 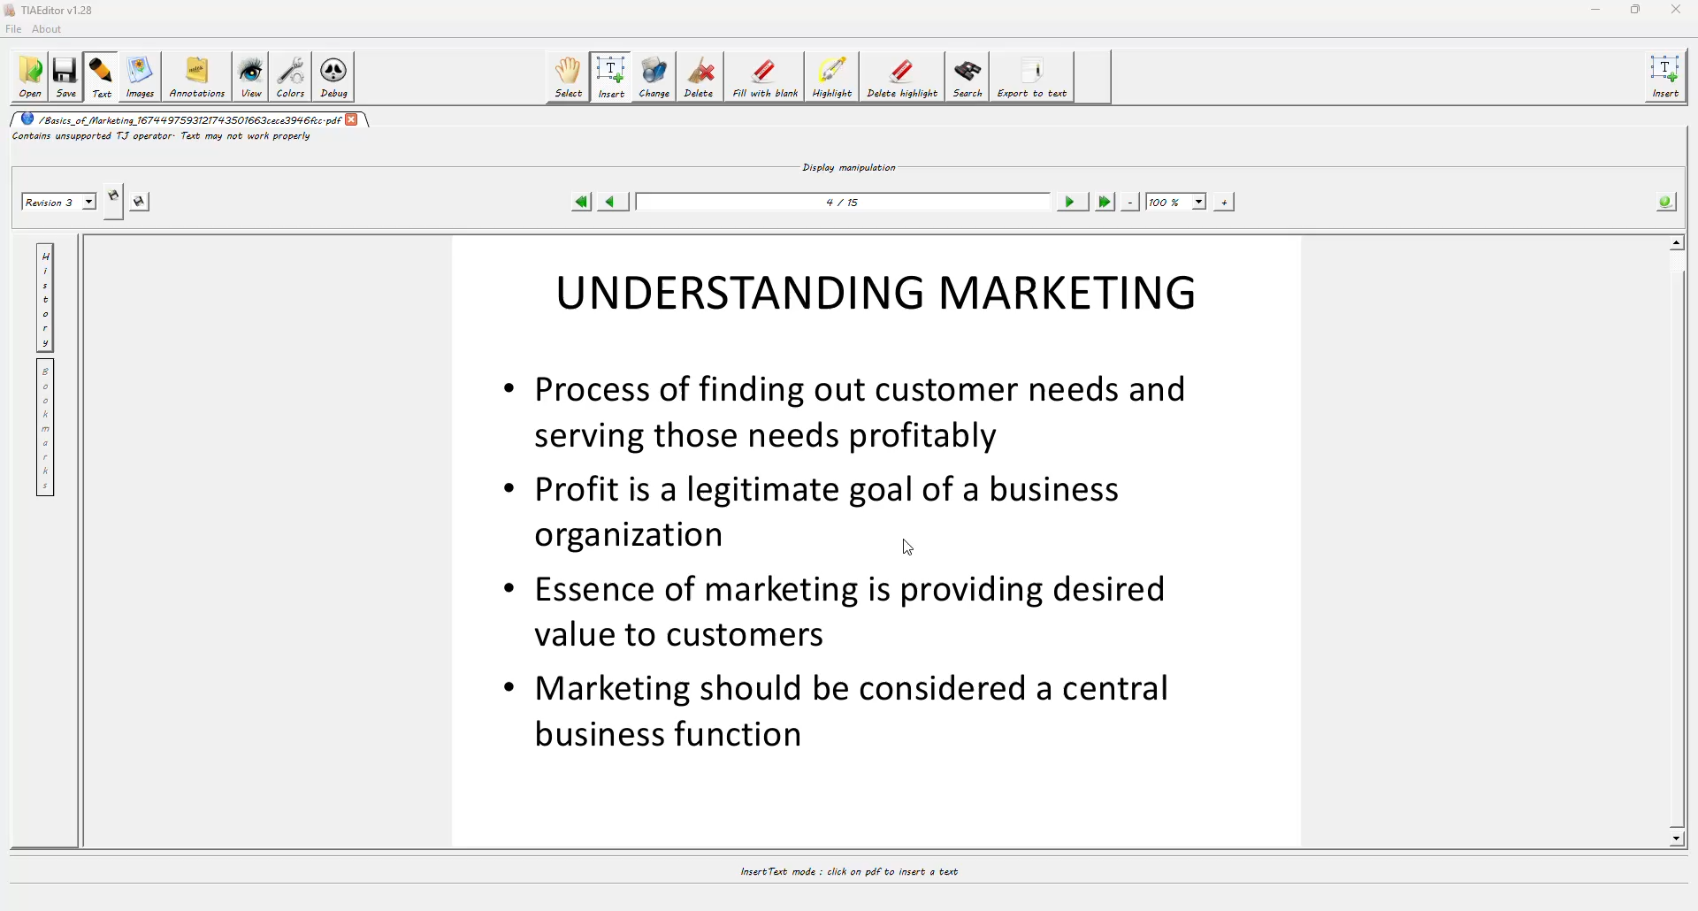 I want to click on minimize, so click(x=1593, y=10).